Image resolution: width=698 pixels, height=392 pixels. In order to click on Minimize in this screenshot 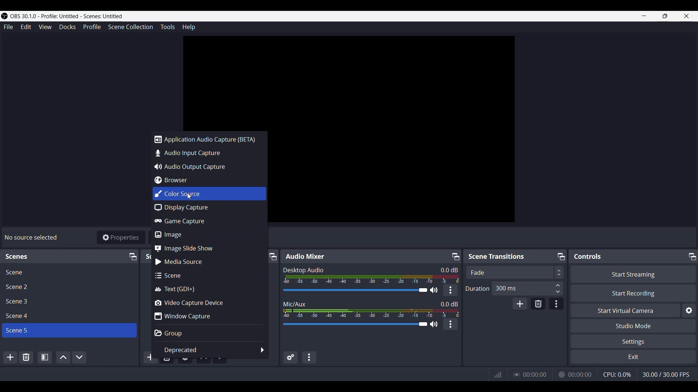, I will do `click(644, 16)`.